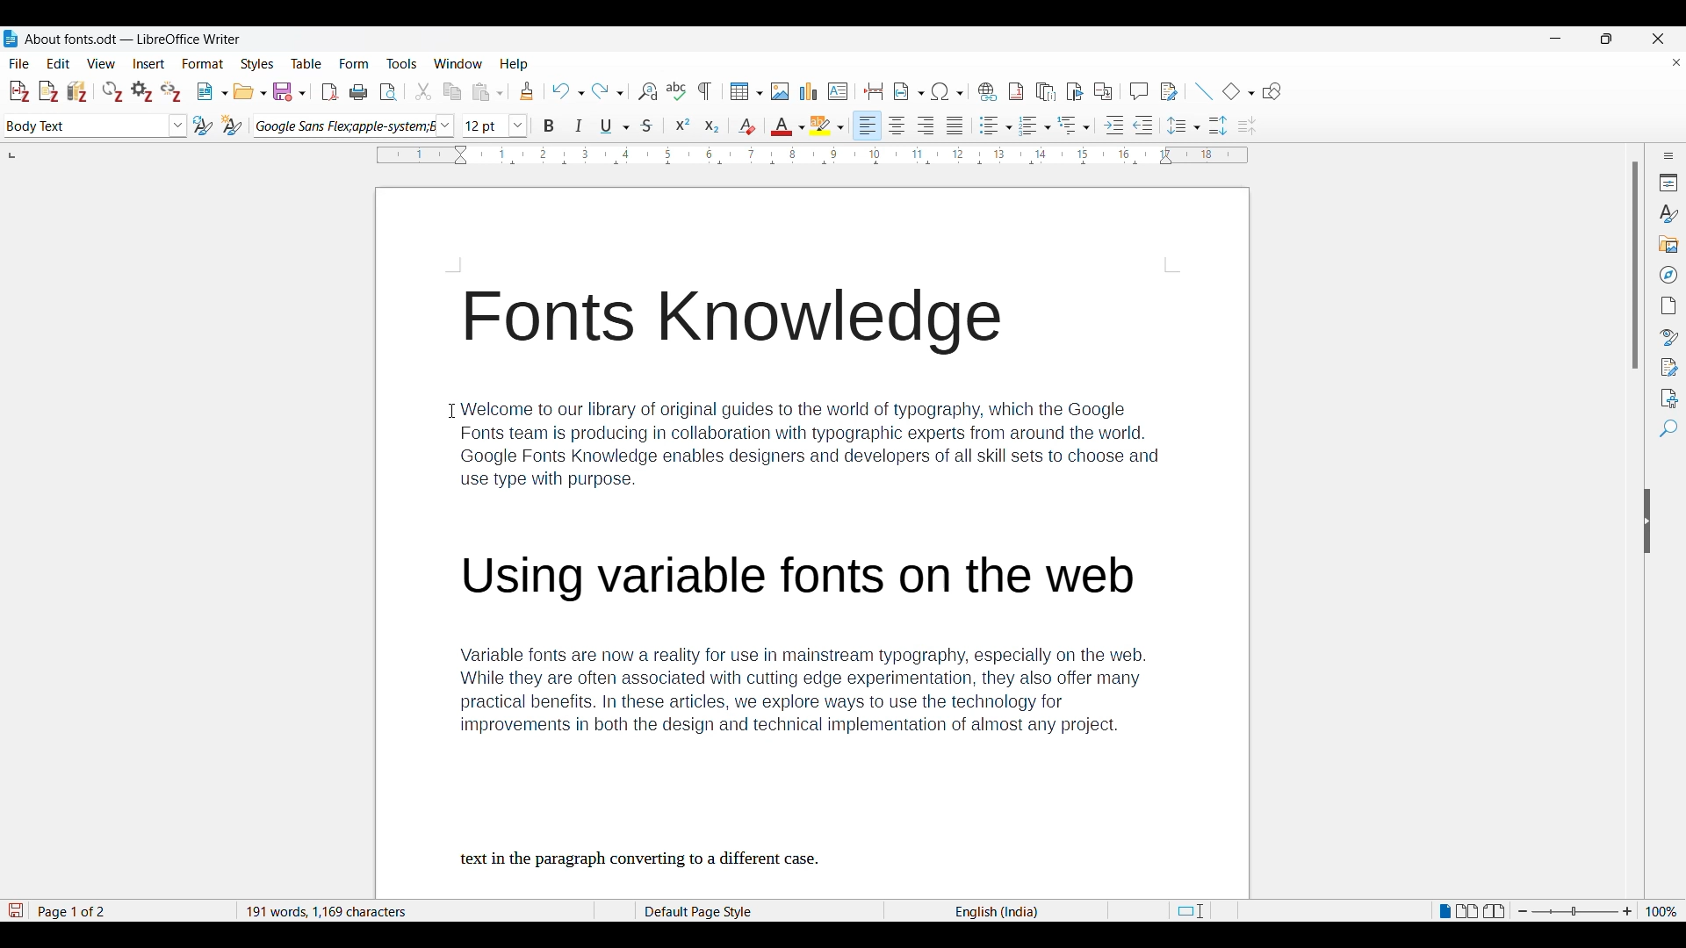  Describe the element at coordinates (97, 126) in the screenshot. I see `Paragraph style options` at that location.